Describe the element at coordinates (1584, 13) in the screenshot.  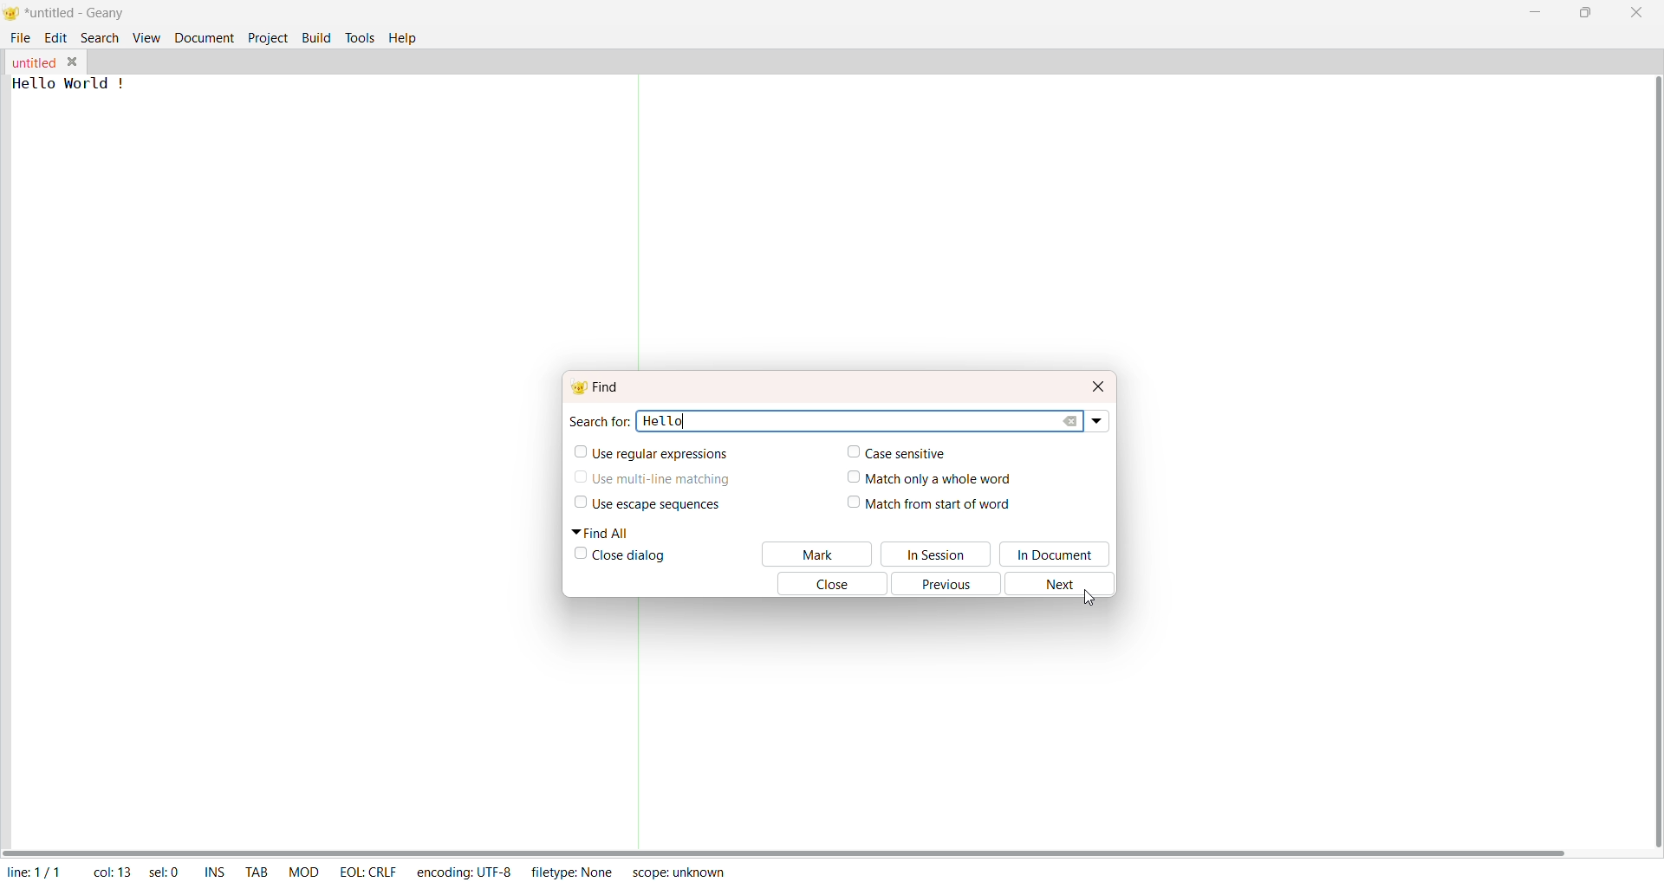
I see `Maximize` at that location.